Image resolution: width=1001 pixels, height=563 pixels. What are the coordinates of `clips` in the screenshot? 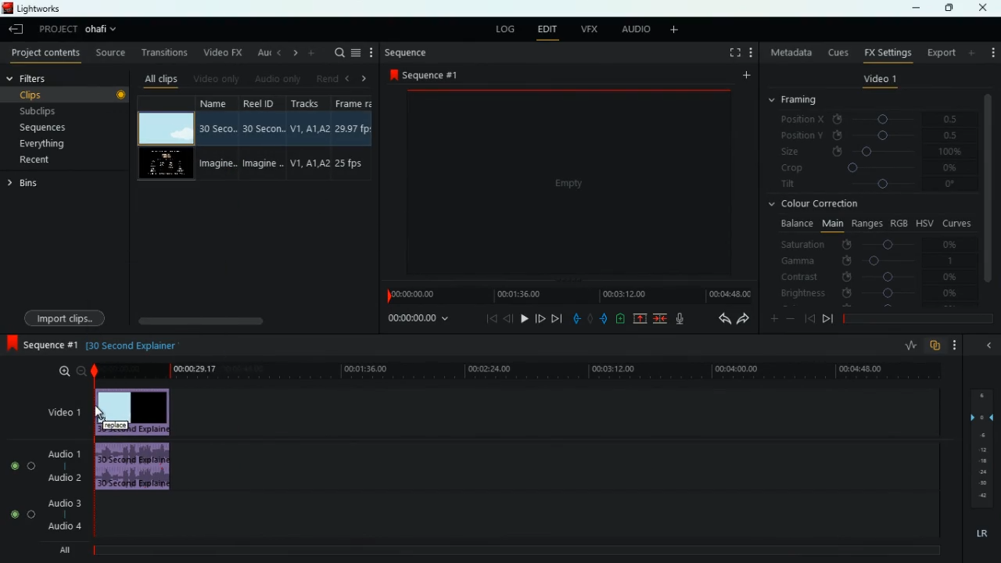 It's located at (58, 95).